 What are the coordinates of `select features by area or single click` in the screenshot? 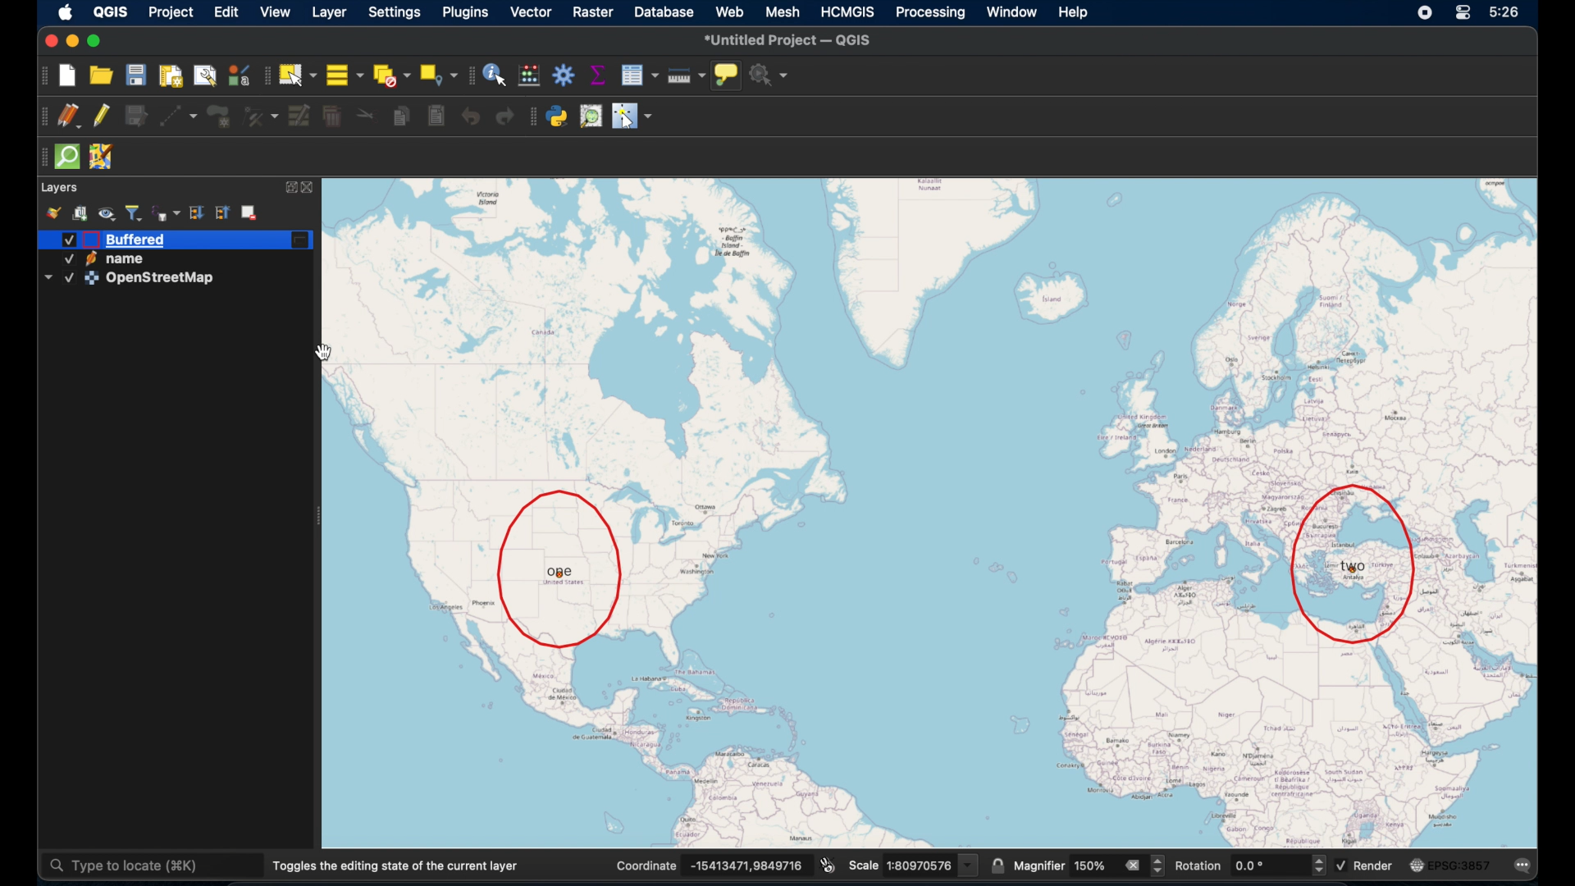 It's located at (298, 75).